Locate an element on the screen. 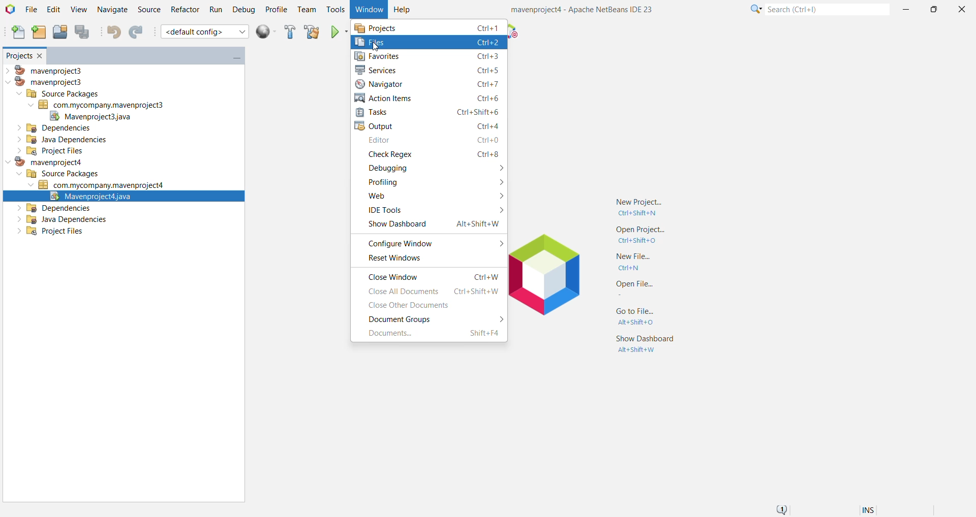 The height and width of the screenshot is (517, 976). File is located at coordinates (32, 10).